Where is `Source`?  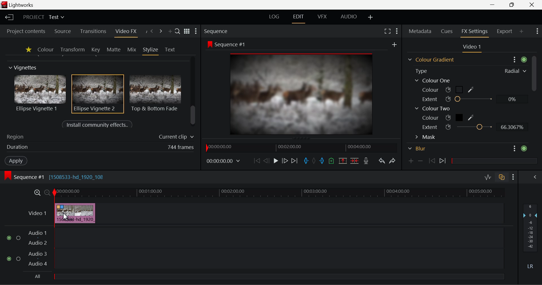
Source is located at coordinates (62, 31).